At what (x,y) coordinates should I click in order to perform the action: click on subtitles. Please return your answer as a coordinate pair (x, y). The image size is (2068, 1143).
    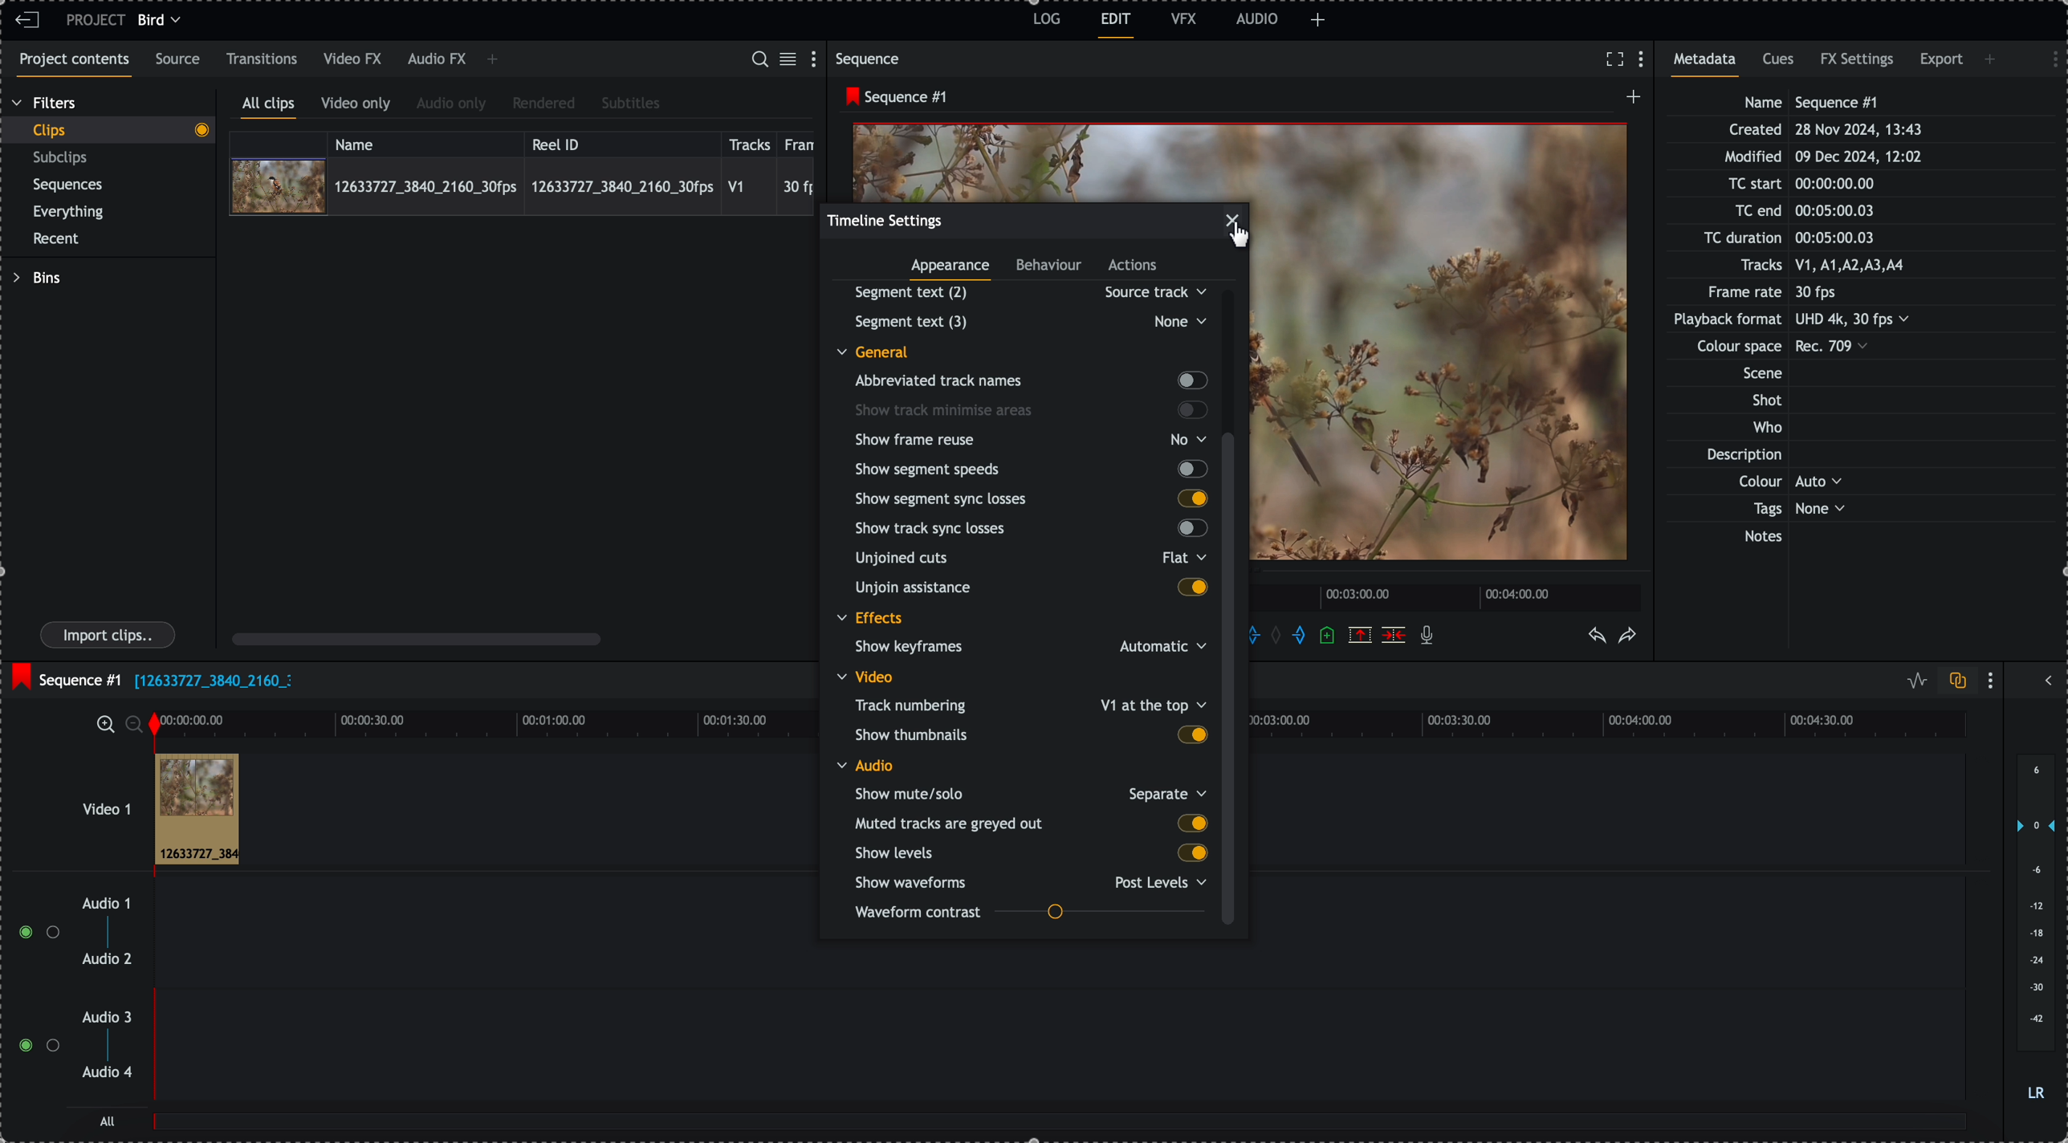
    Looking at the image, I should click on (631, 104).